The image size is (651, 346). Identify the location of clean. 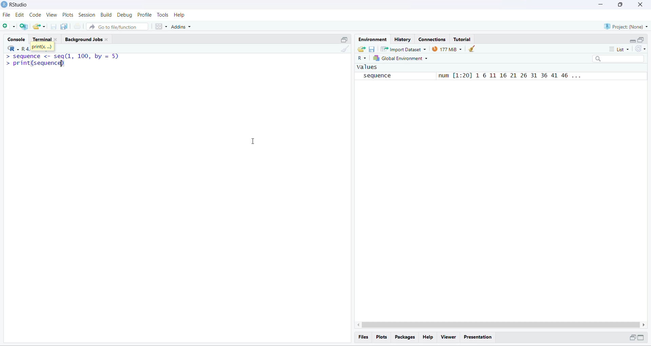
(471, 49).